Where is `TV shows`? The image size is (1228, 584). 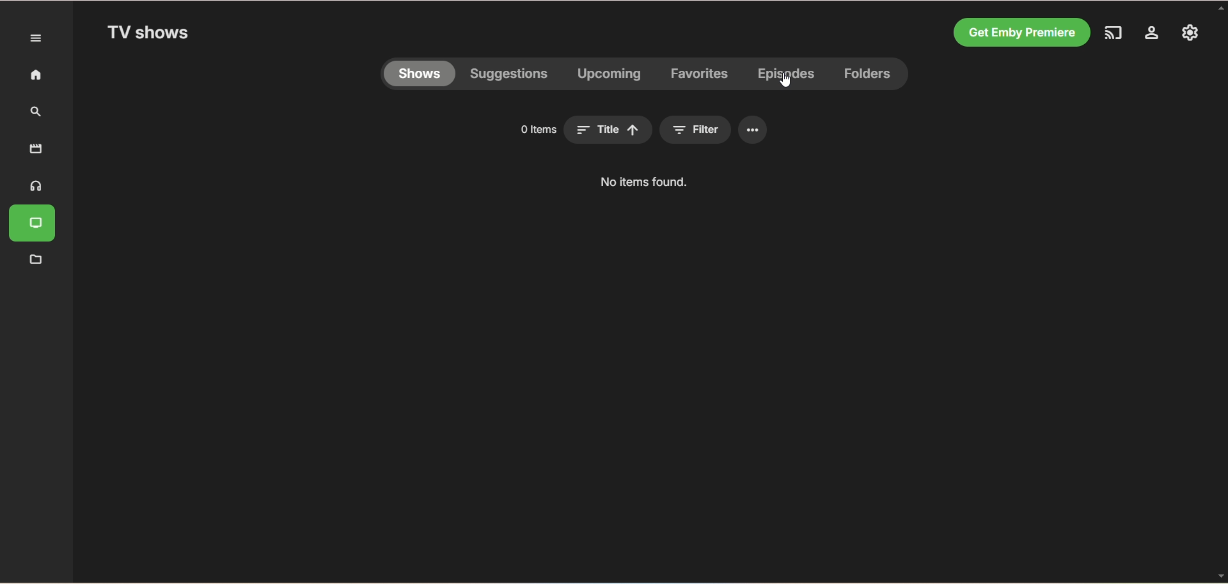 TV shows is located at coordinates (150, 34).